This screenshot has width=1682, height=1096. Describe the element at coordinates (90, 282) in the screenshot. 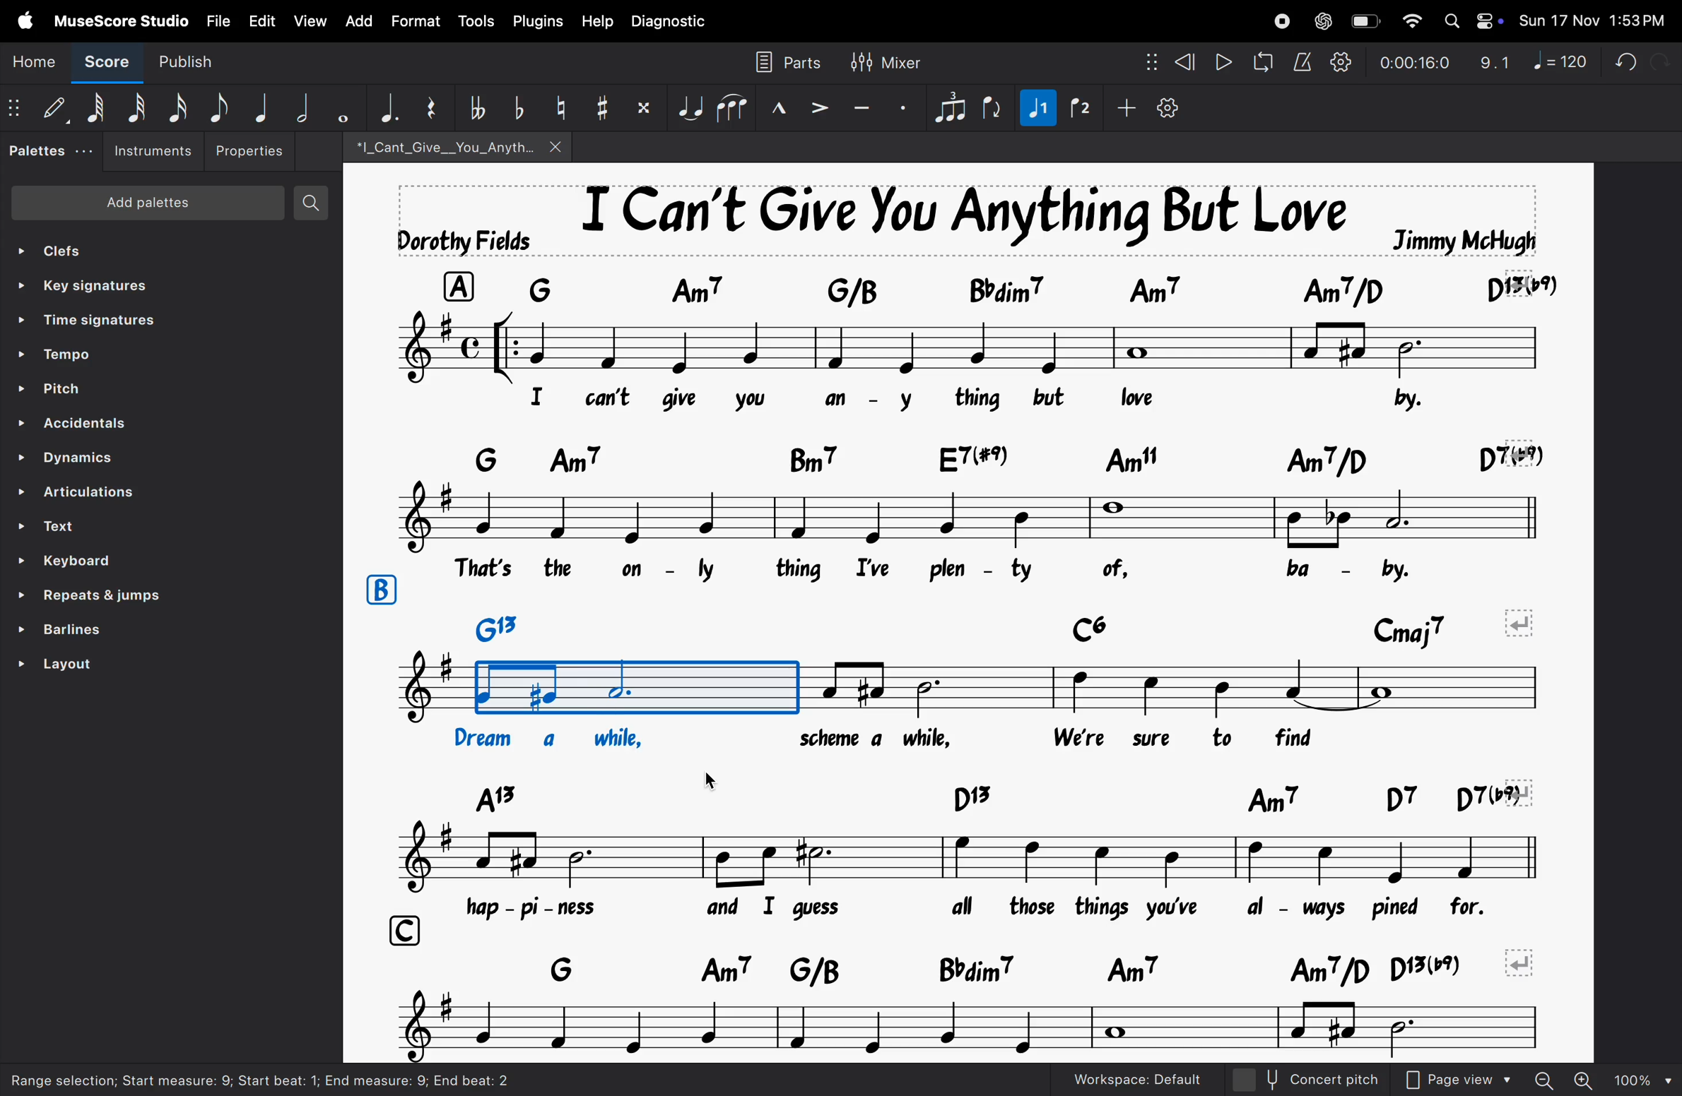

I see `key signatures` at that location.